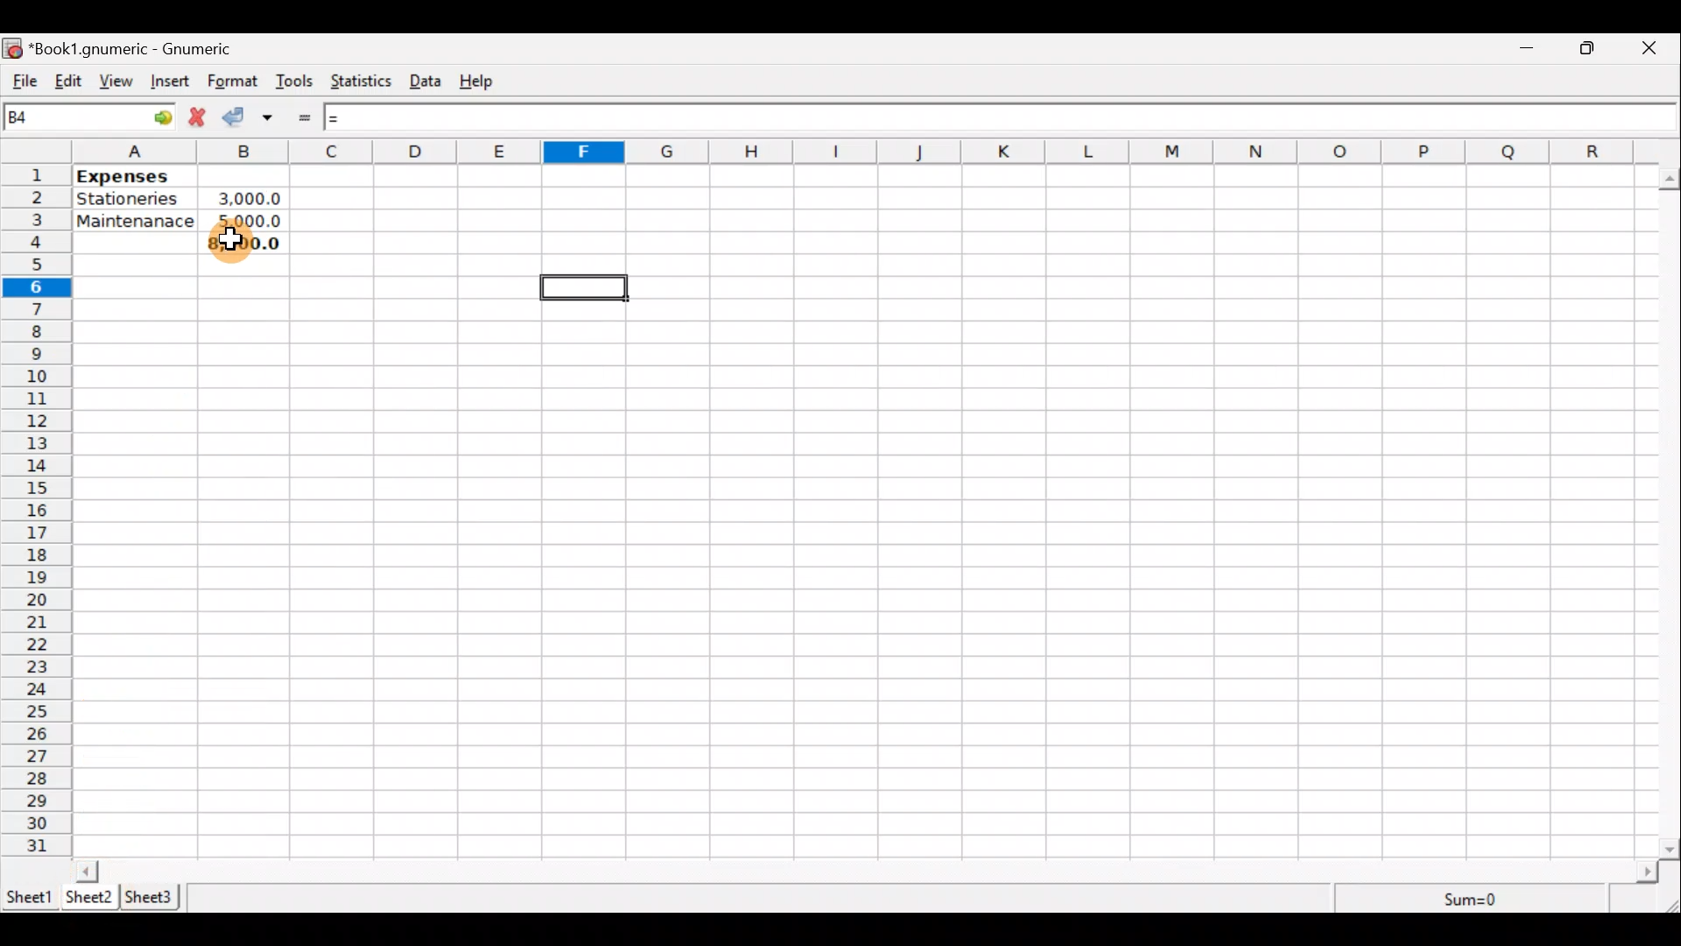 Image resolution: width=1681 pixels, height=946 pixels. Describe the element at coordinates (153, 897) in the screenshot. I see `Sheet 3` at that location.